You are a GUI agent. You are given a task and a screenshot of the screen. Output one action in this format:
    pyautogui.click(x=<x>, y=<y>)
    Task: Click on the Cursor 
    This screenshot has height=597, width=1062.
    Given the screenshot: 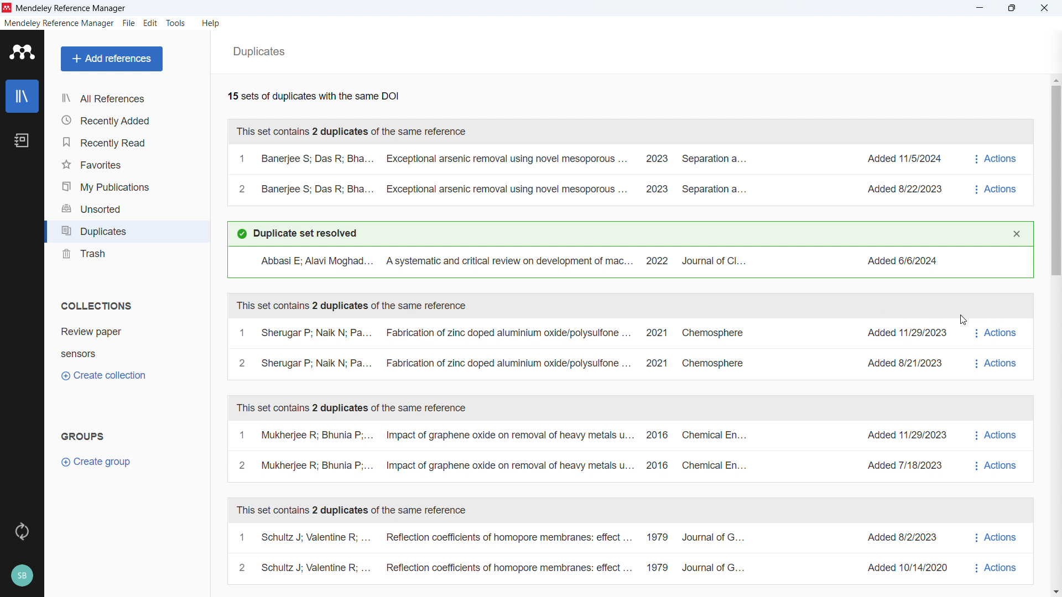 What is the action you would take?
    pyautogui.click(x=962, y=322)
    